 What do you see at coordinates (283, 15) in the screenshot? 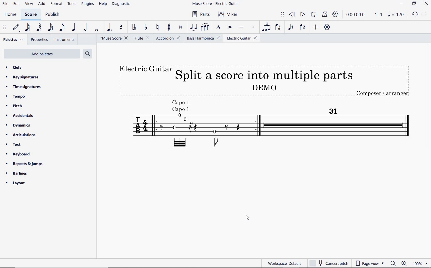
I see `select to move` at bounding box center [283, 15].